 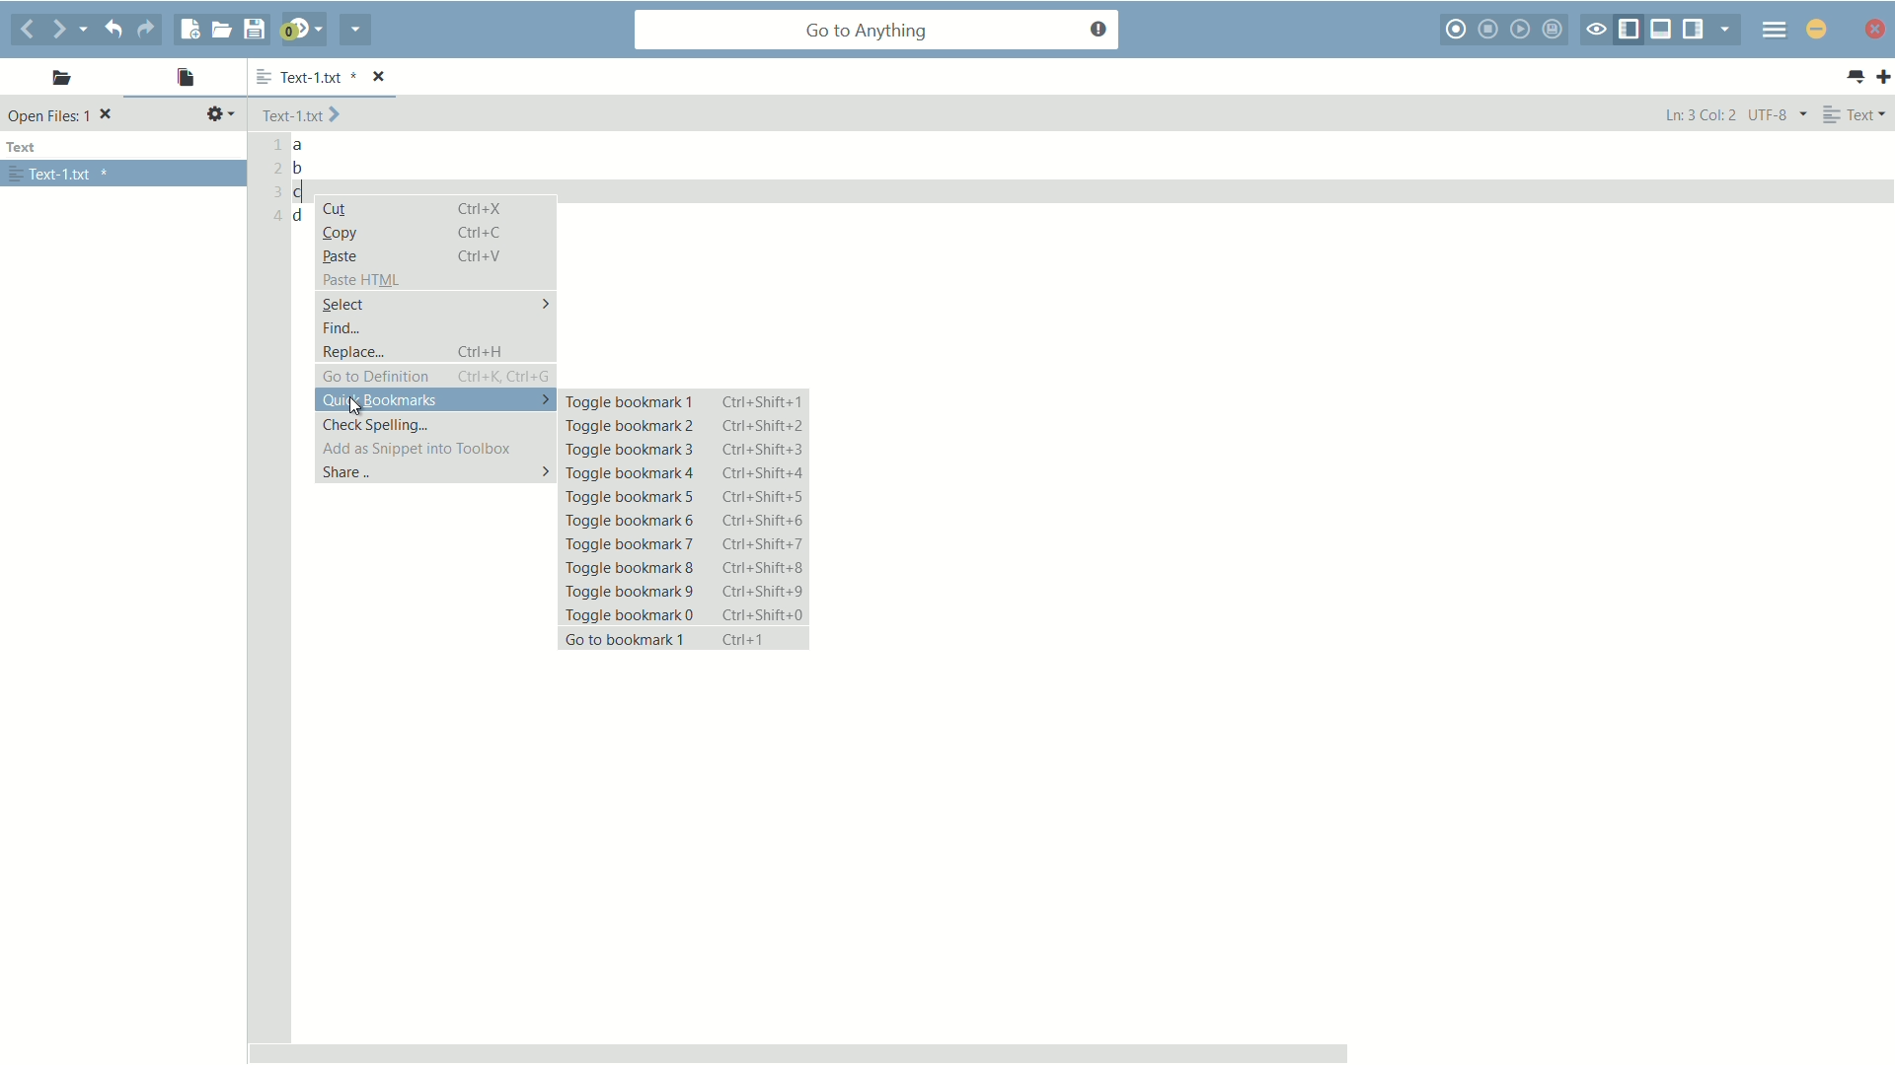 What do you see at coordinates (685, 519) in the screenshot?
I see `toggle bookmark 6` at bounding box center [685, 519].